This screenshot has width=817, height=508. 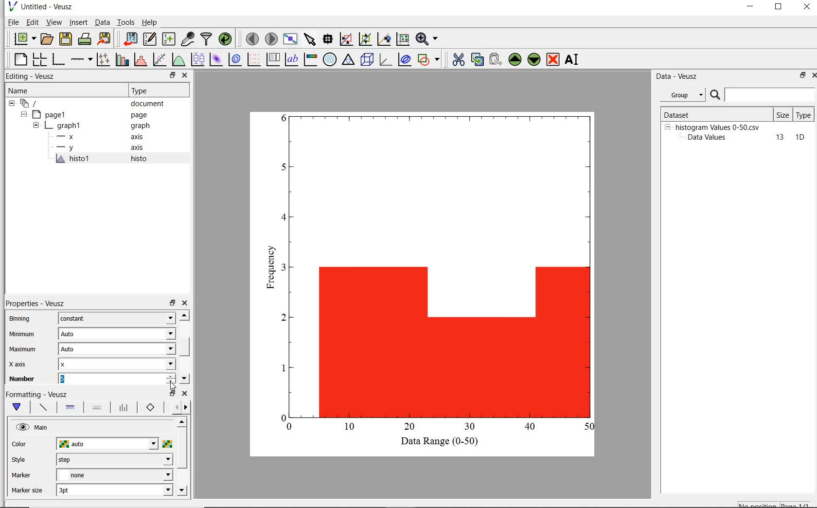 What do you see at coordinates (33, 22) in the screenshot?
I see `edit` at bounding box center [33, 22].